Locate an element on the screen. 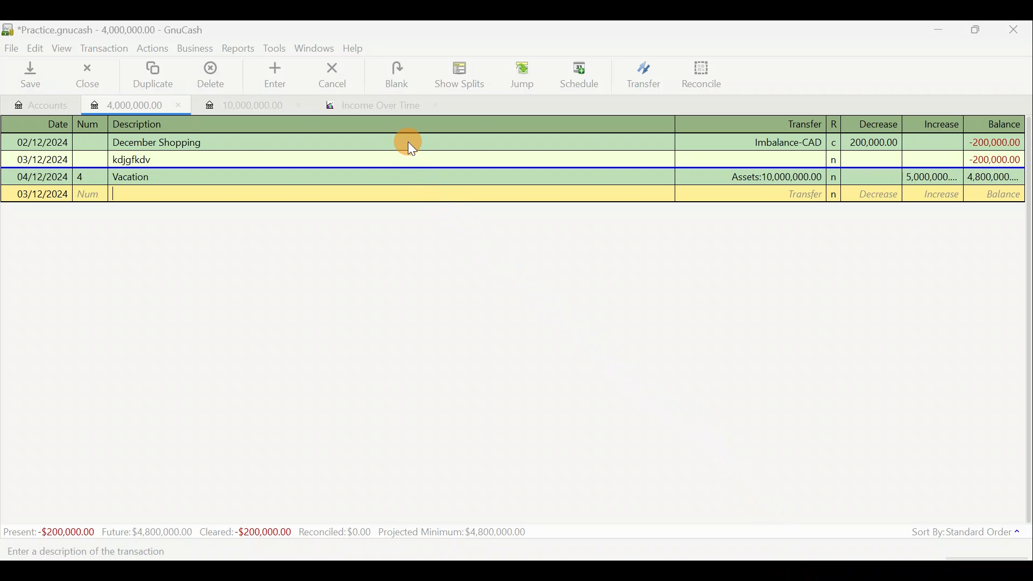 The height and width of the screenshot is (581, 1033). Report is located at coordinates (369, 107).